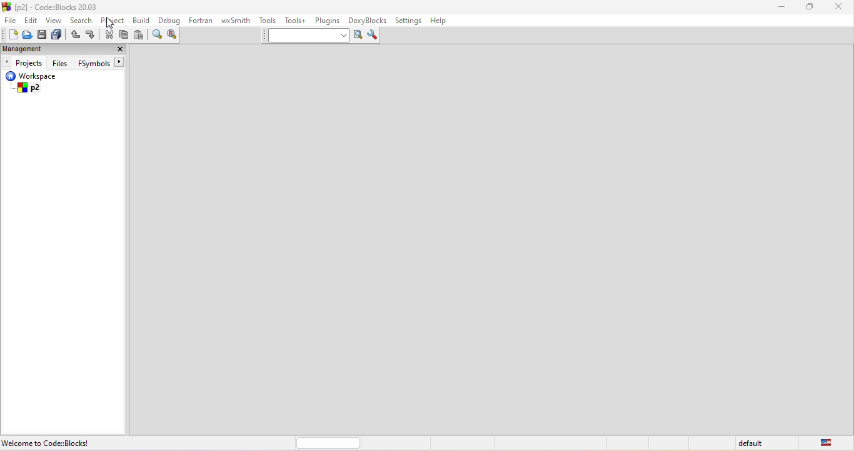  What do you see at coordinates (810, 9) in the screenshot?
I see `maximize` at bounding box center [810, 9].